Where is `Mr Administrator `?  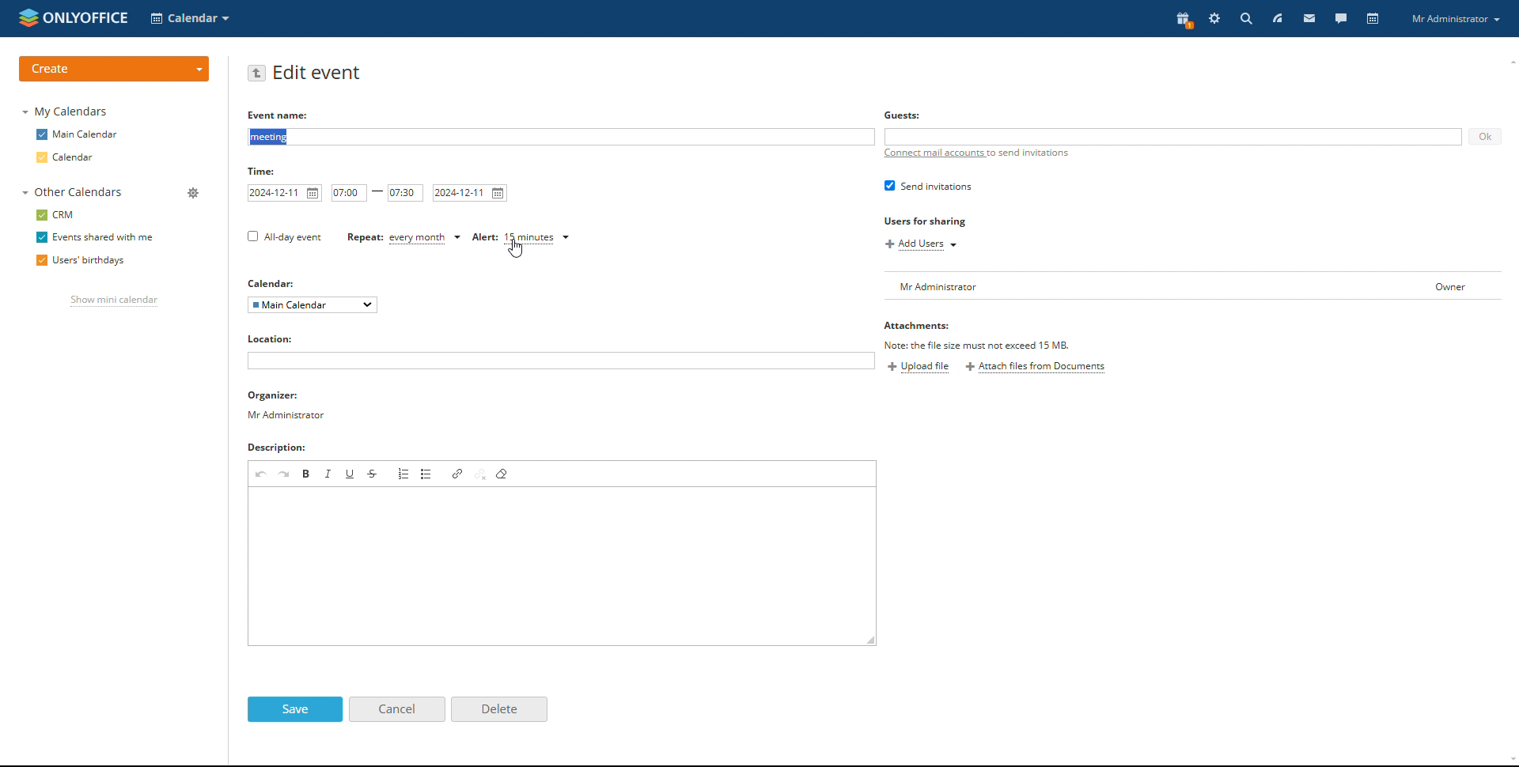
Mr Administrator  is located at coordinates (1458, 21).